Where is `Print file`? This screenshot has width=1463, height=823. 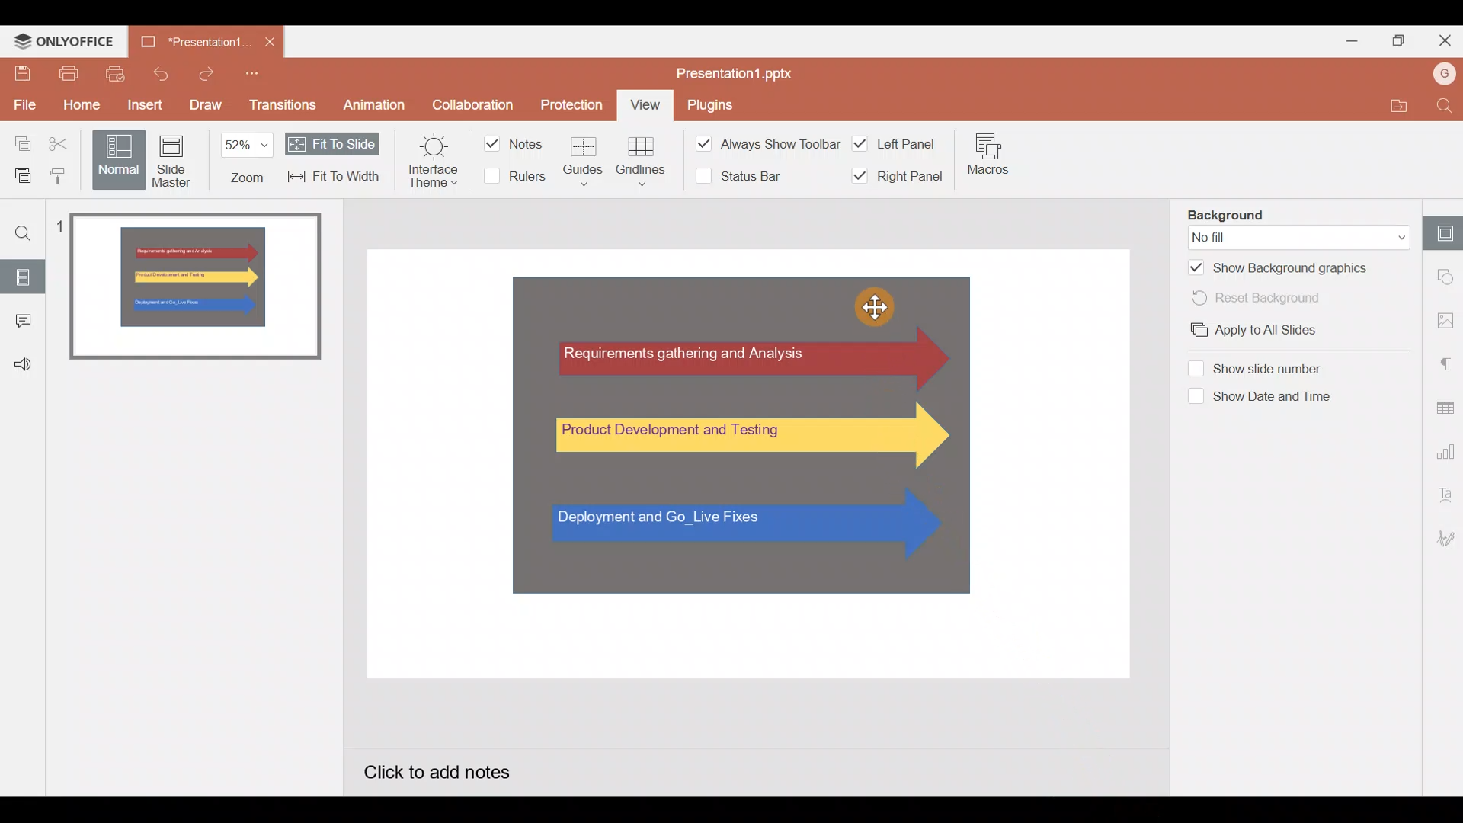 Print file is located at coordinates (64, 74).